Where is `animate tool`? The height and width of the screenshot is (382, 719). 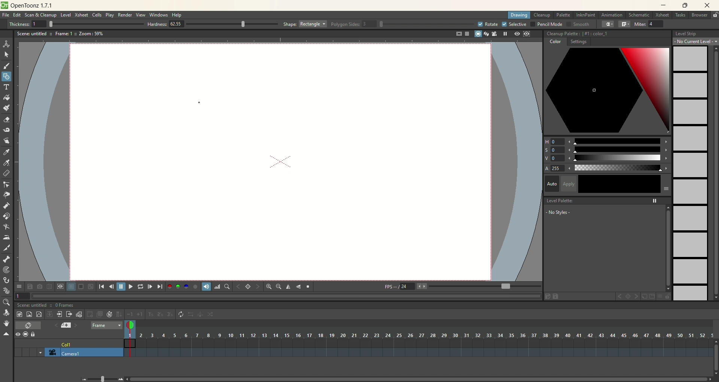 animate tool is located at coordinates (6, 44).